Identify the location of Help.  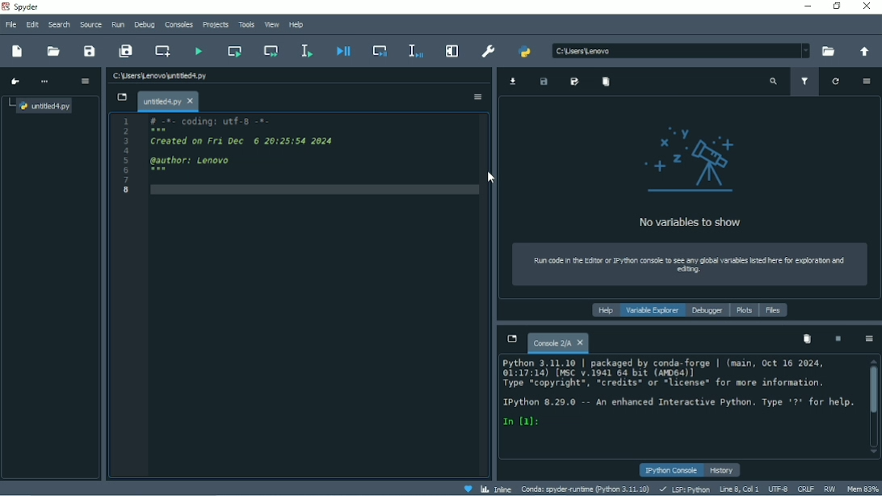
(297, 25).